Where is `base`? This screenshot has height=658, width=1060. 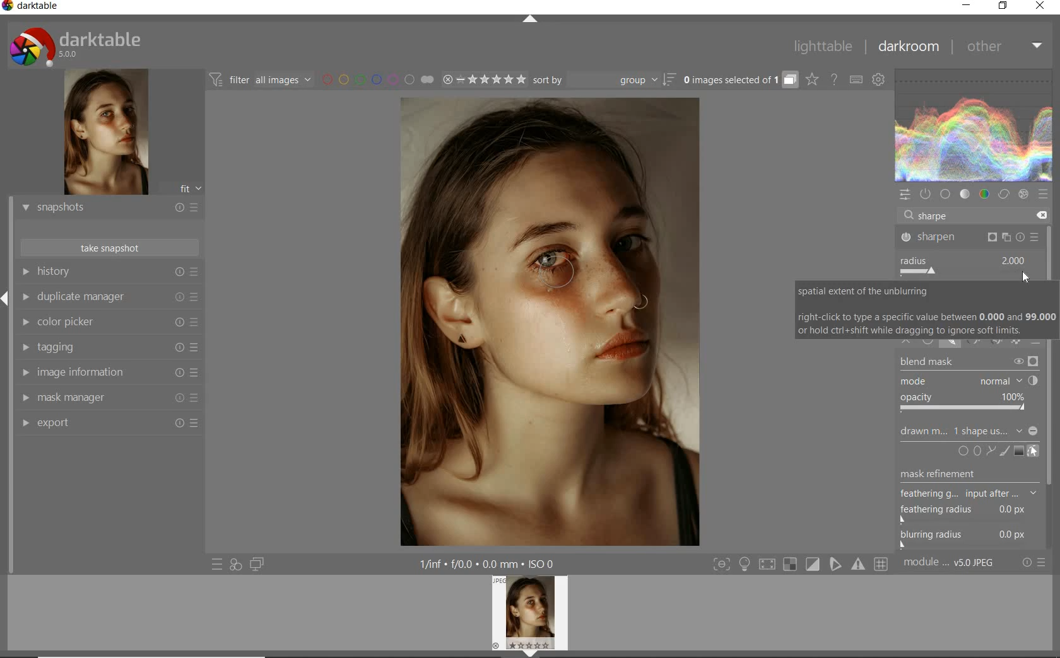 base is located at coordinates (946, 195).